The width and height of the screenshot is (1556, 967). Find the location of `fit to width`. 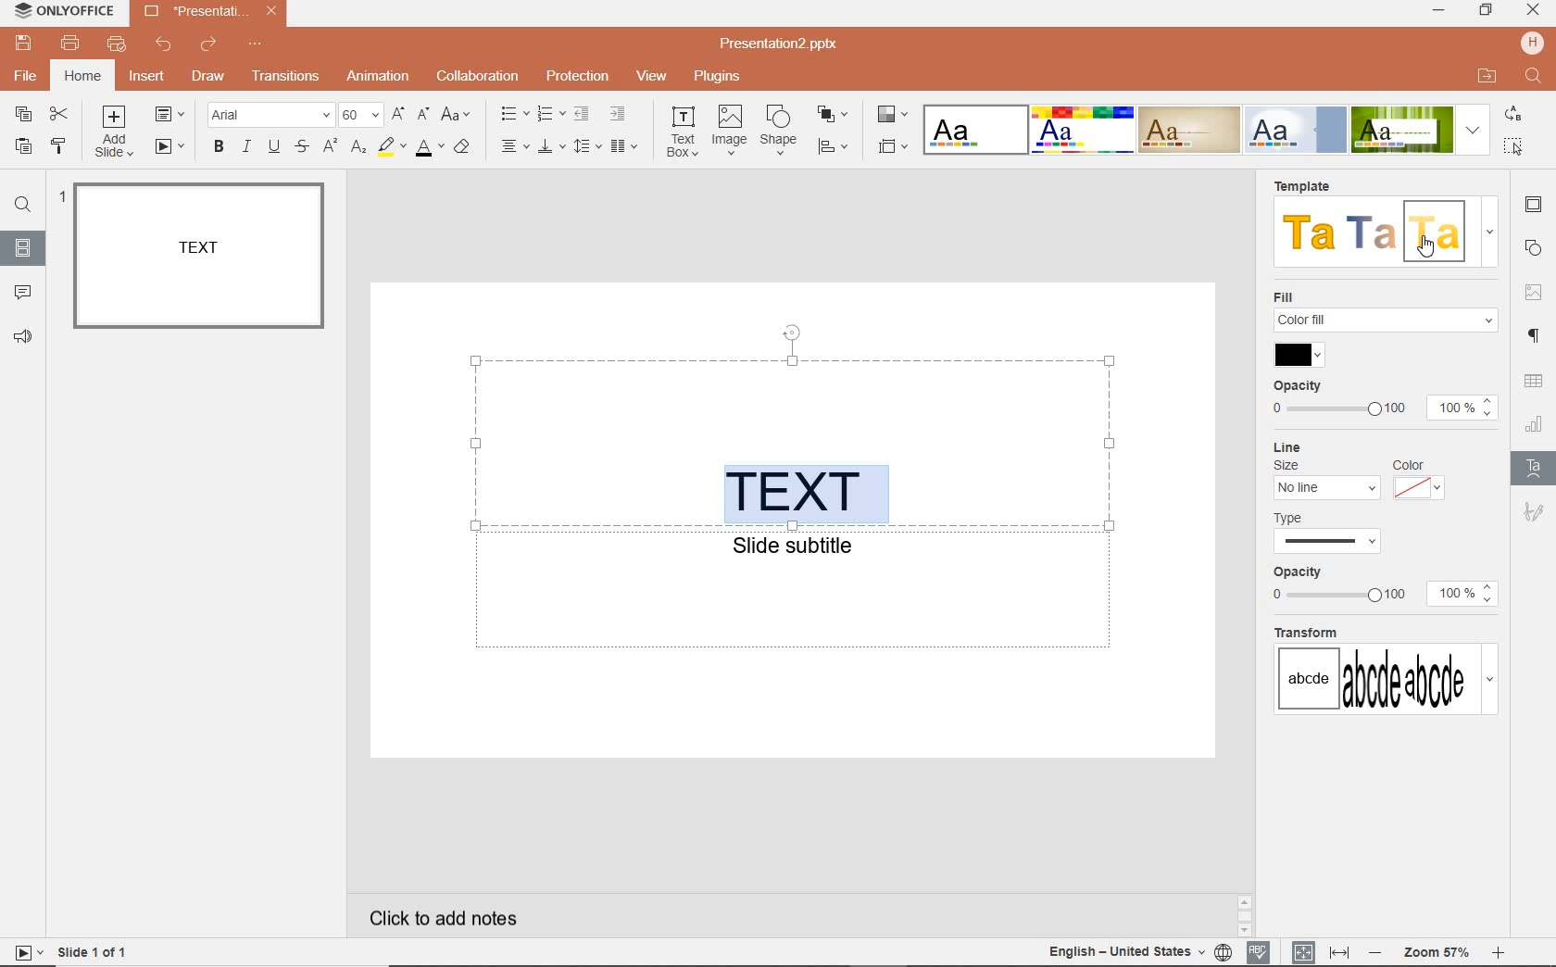

fit to width is located at coordinates (1341, 953).